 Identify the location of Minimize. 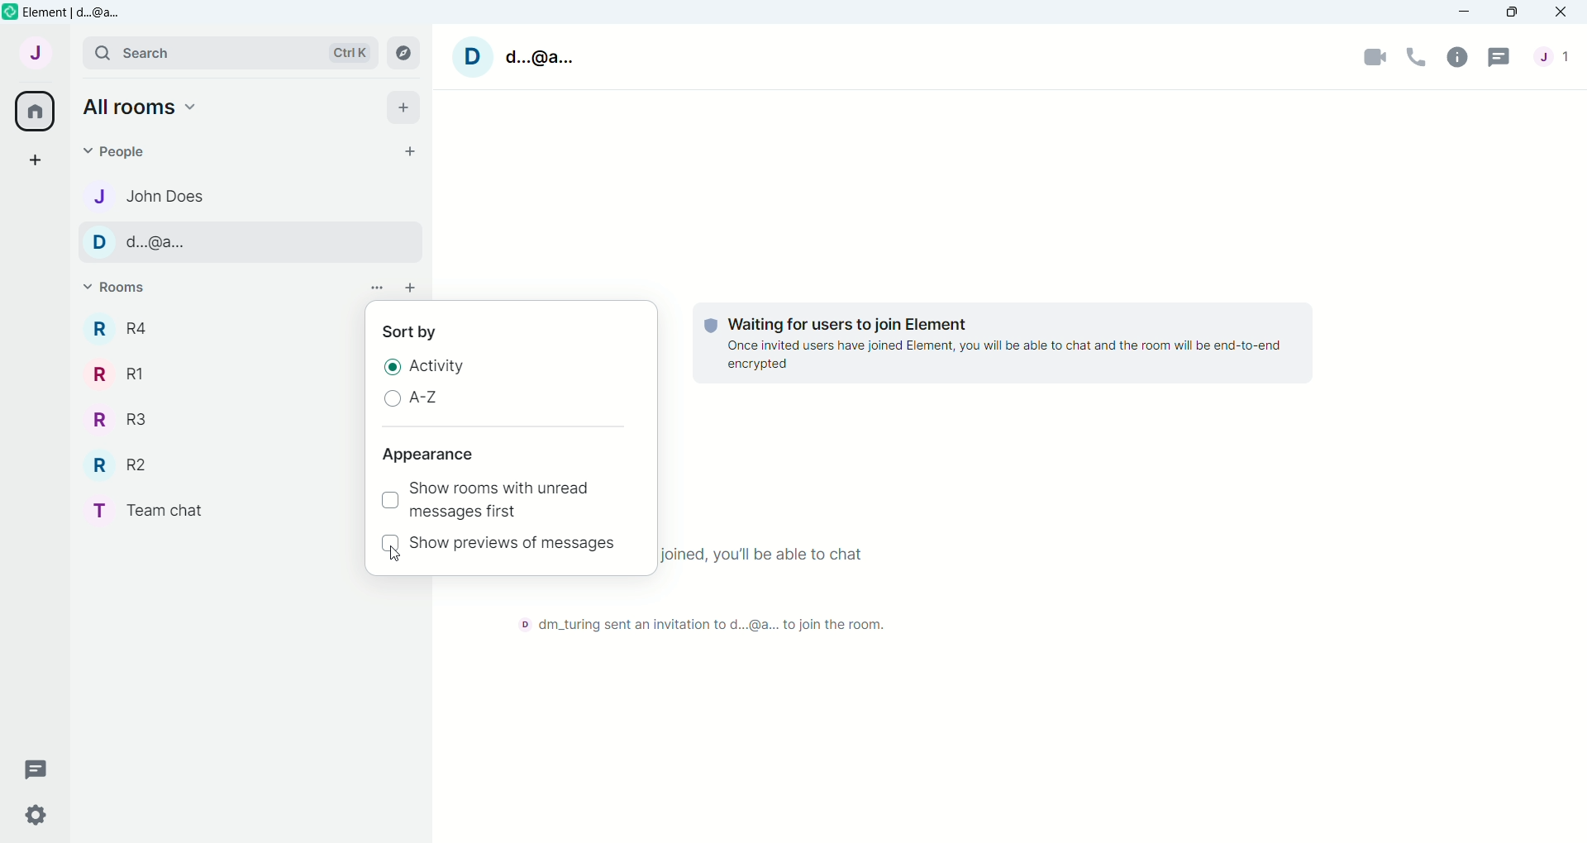
(1462, 12).